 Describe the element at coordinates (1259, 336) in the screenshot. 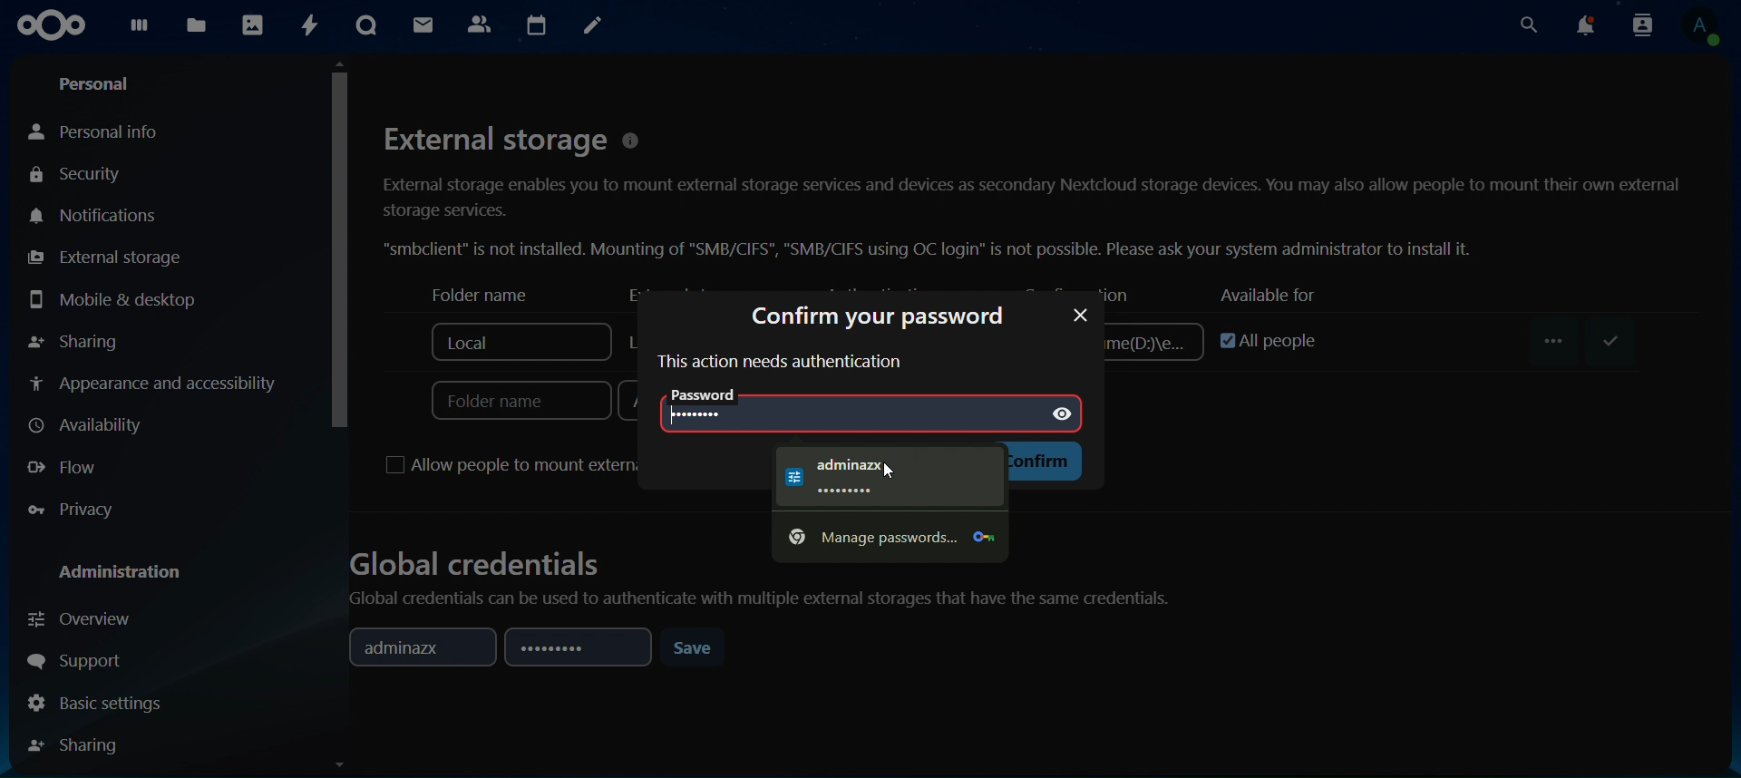

I see `all people` at that location.